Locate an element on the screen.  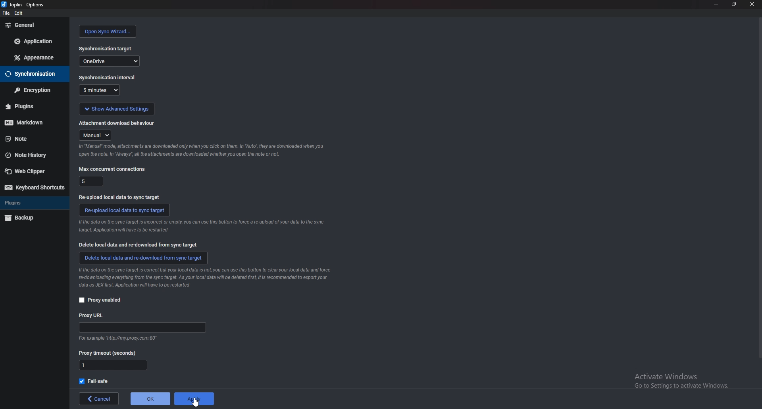
sync target is located at coordinates (106, 49).